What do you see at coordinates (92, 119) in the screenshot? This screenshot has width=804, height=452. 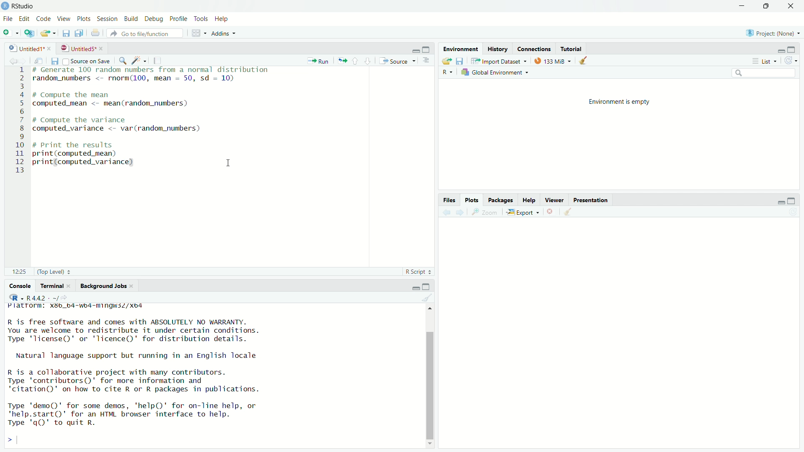 I see `# Compute the variance` at bounding box center [92, 119].